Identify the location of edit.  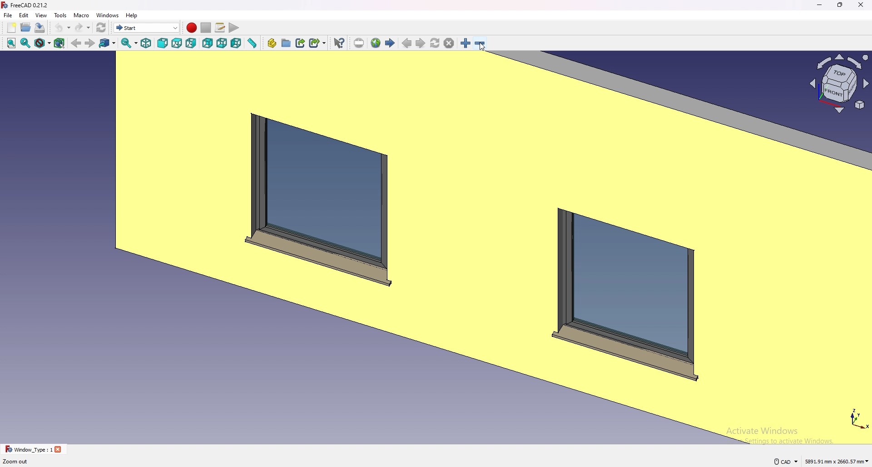
(25, 15).